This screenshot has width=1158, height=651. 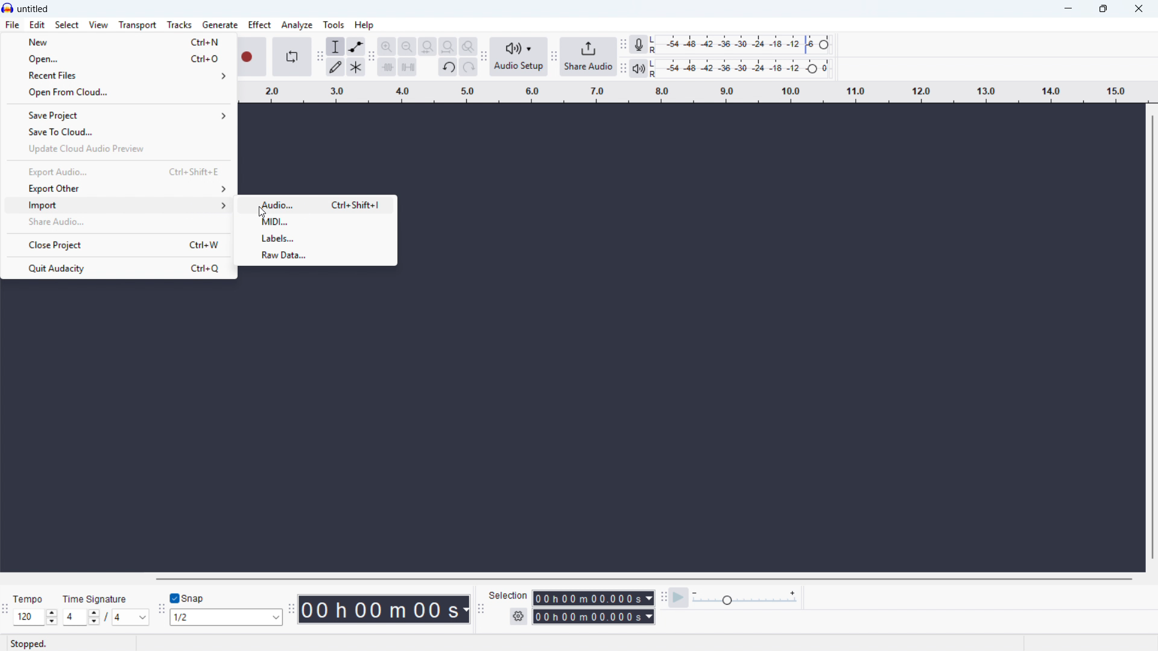 What do you see at coordinates (291, 611) in the screenshot?
I see `Time toolbar ` at bounding box center [291, 611].